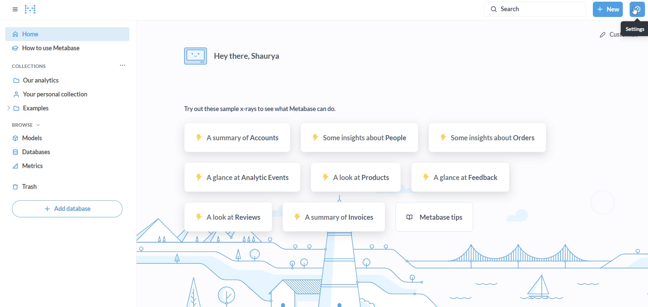 The height and width of the screenshot is (307, 648). Describe the element at coordinates (634, 29) in the screenshot. I see `Settings` at that location.